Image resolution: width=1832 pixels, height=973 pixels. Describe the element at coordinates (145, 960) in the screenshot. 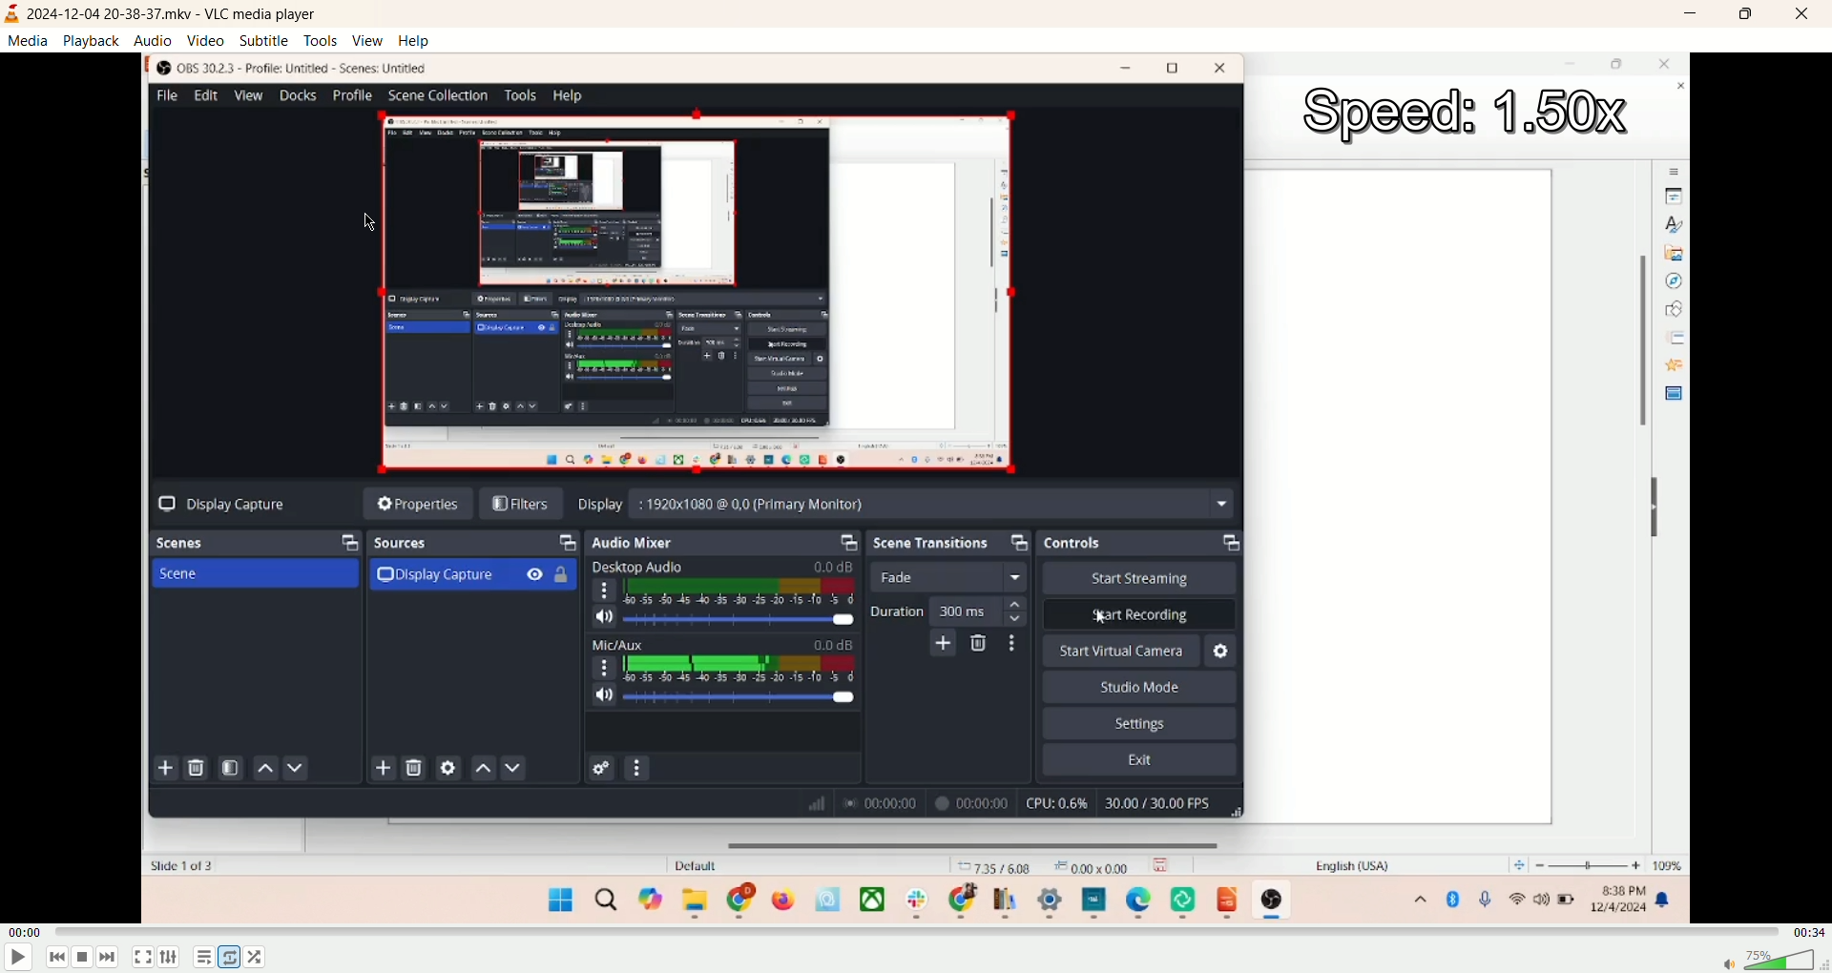

I see `fullscreen` at that location.